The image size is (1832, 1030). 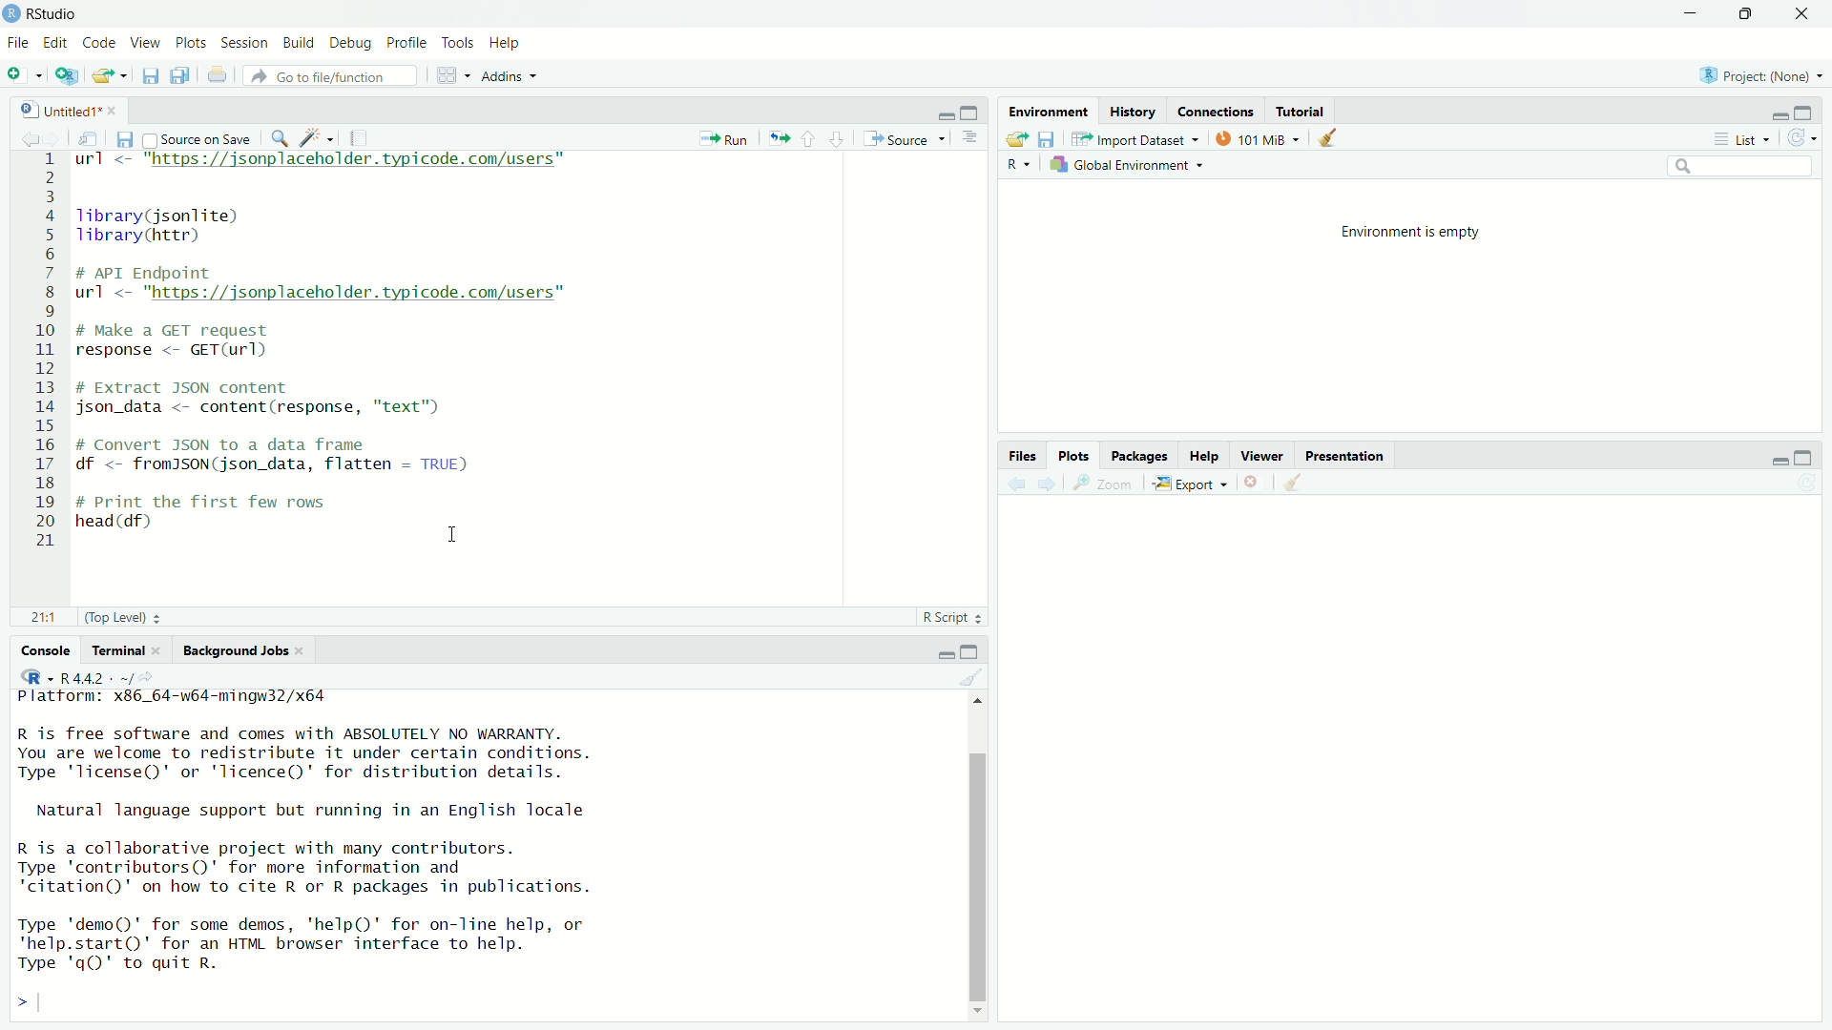 What do you see at coordinates (506, 44) in the screenshot?
I see `Help` at bounding box center [506, 44].